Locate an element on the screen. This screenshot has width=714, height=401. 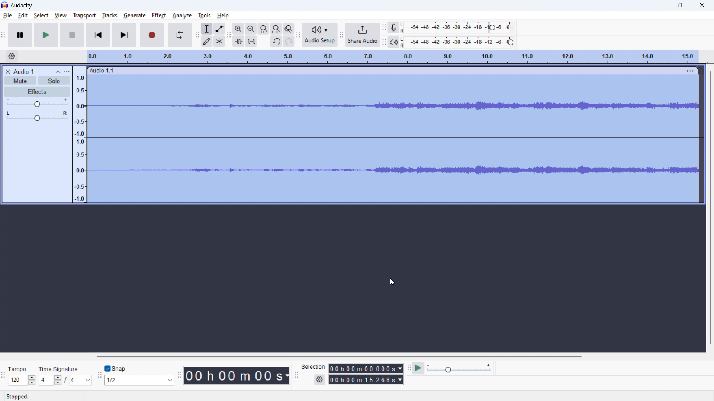
effect is located at coordinates (159, 16).